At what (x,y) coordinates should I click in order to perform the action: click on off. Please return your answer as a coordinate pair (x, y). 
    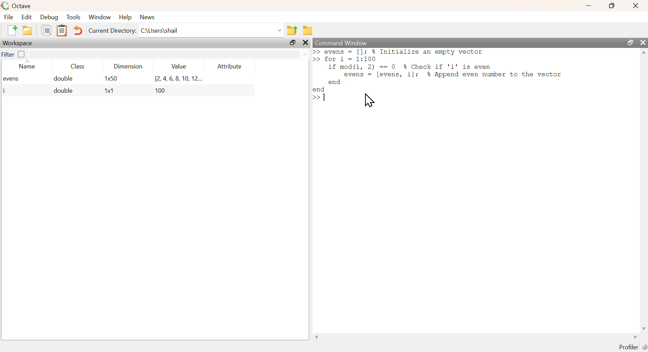
    Looking at the image, I should click on (22, 54).